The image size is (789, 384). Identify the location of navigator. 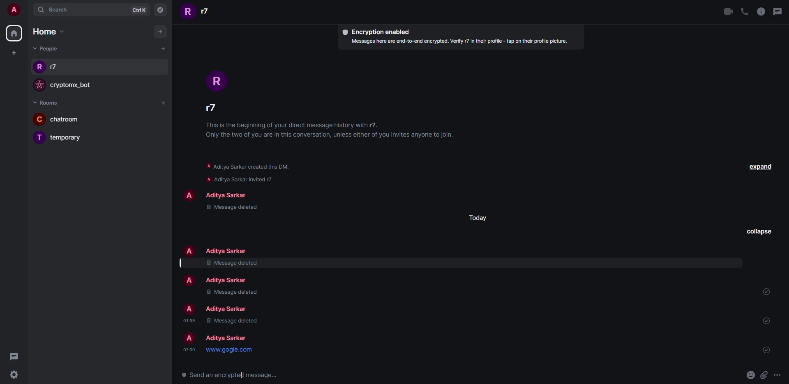
(162, 10).